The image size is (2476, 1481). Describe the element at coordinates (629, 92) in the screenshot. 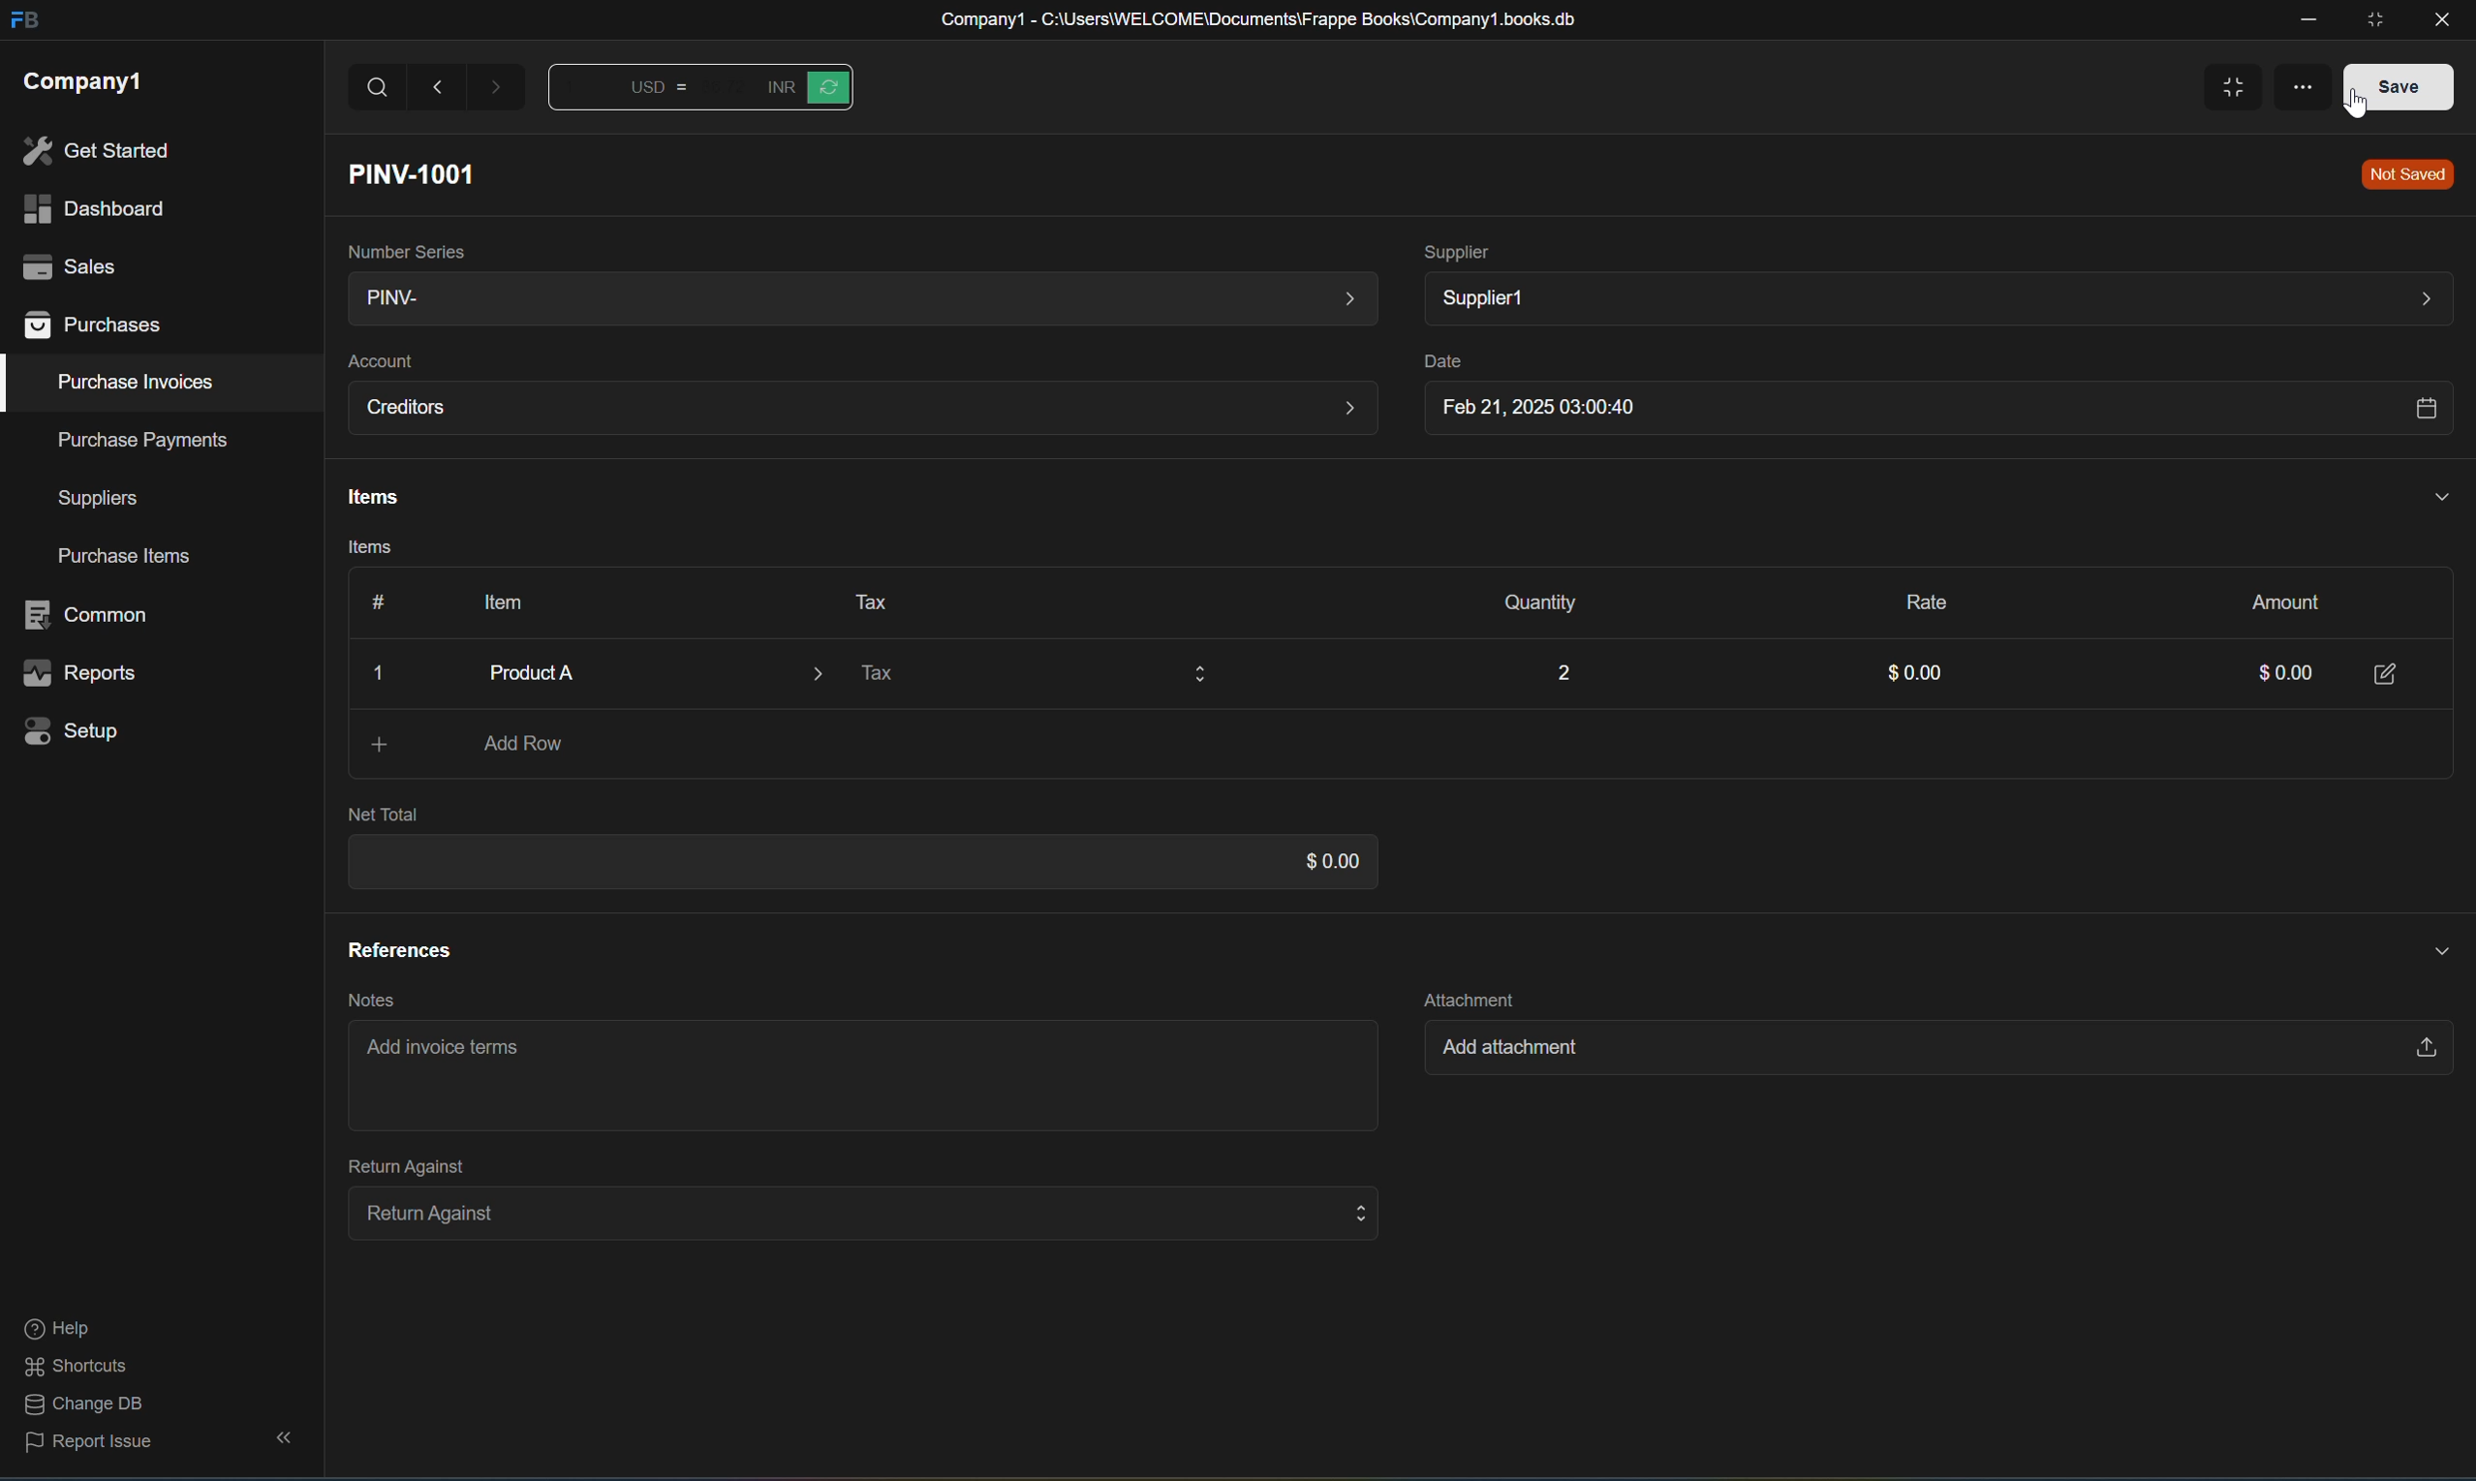

I see `Button` at that location.